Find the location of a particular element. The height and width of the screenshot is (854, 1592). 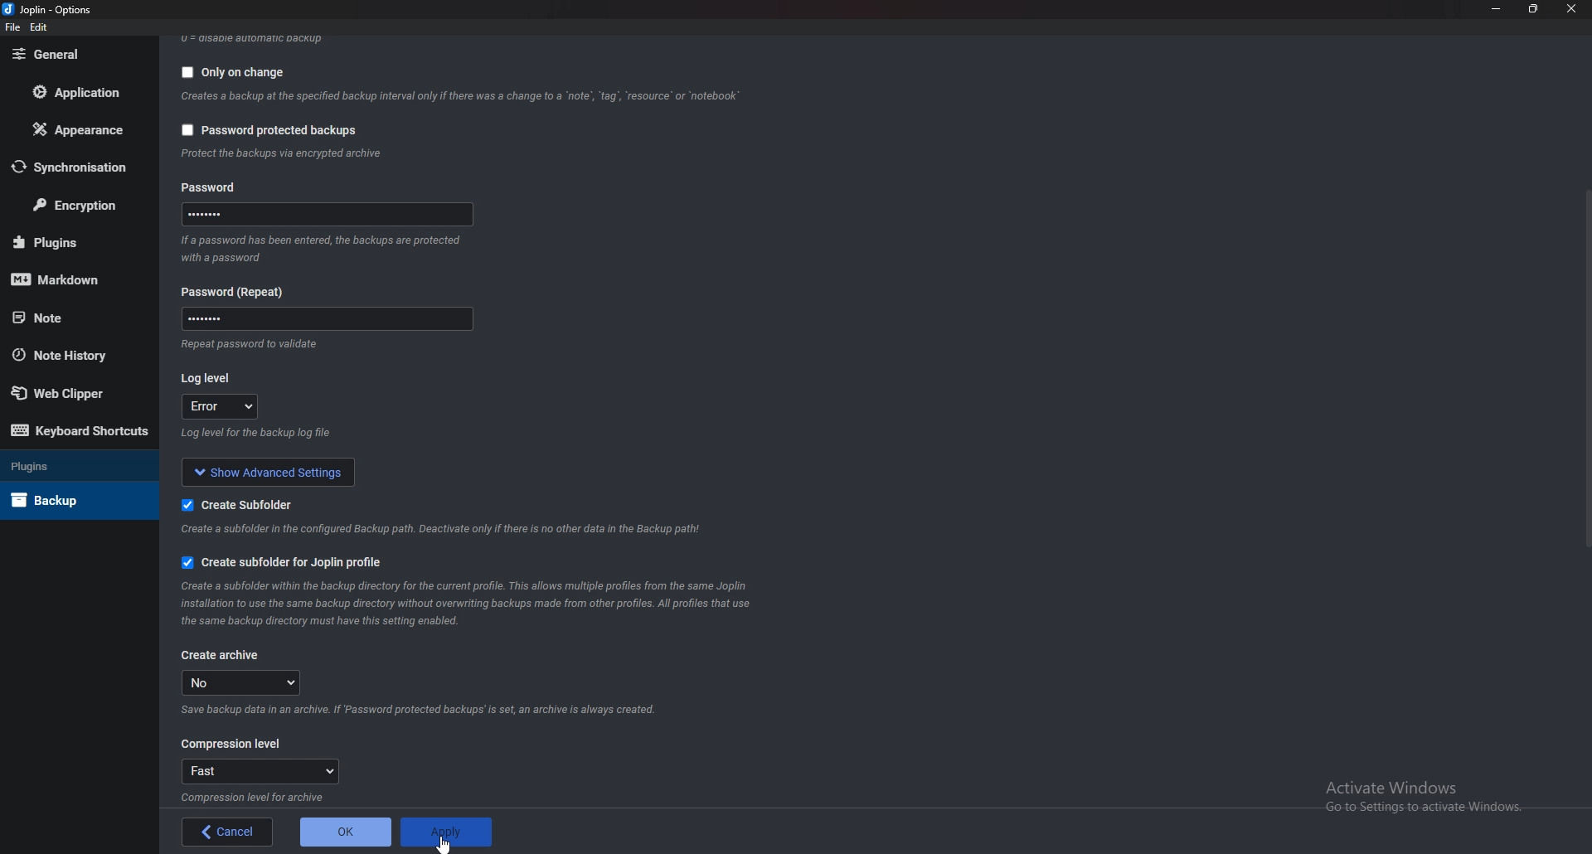

info is located at coordinates (282, 154).